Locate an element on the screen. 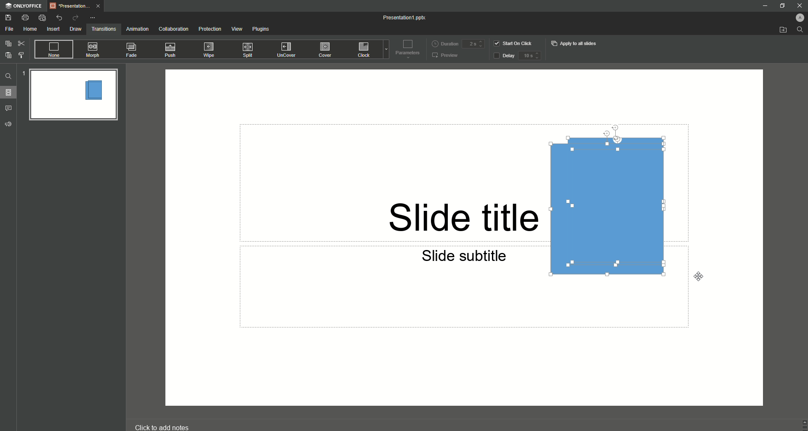 This screenshot has height=431, width=808. ONLYOFFICE is located at coordinates (24, 6).